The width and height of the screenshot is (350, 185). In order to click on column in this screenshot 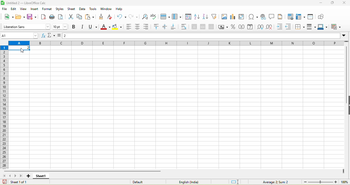, I will do `click(178, 17)`.